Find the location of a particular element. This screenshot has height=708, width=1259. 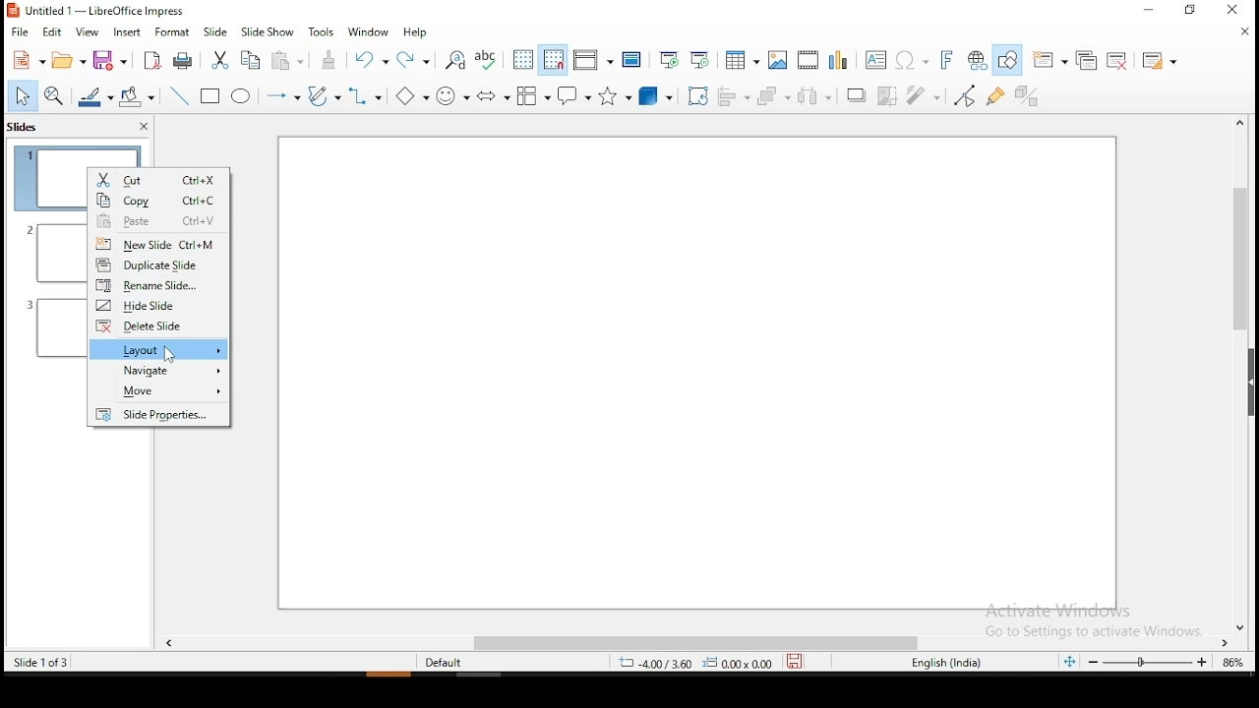

align objects is located at coordinates (734, 98).